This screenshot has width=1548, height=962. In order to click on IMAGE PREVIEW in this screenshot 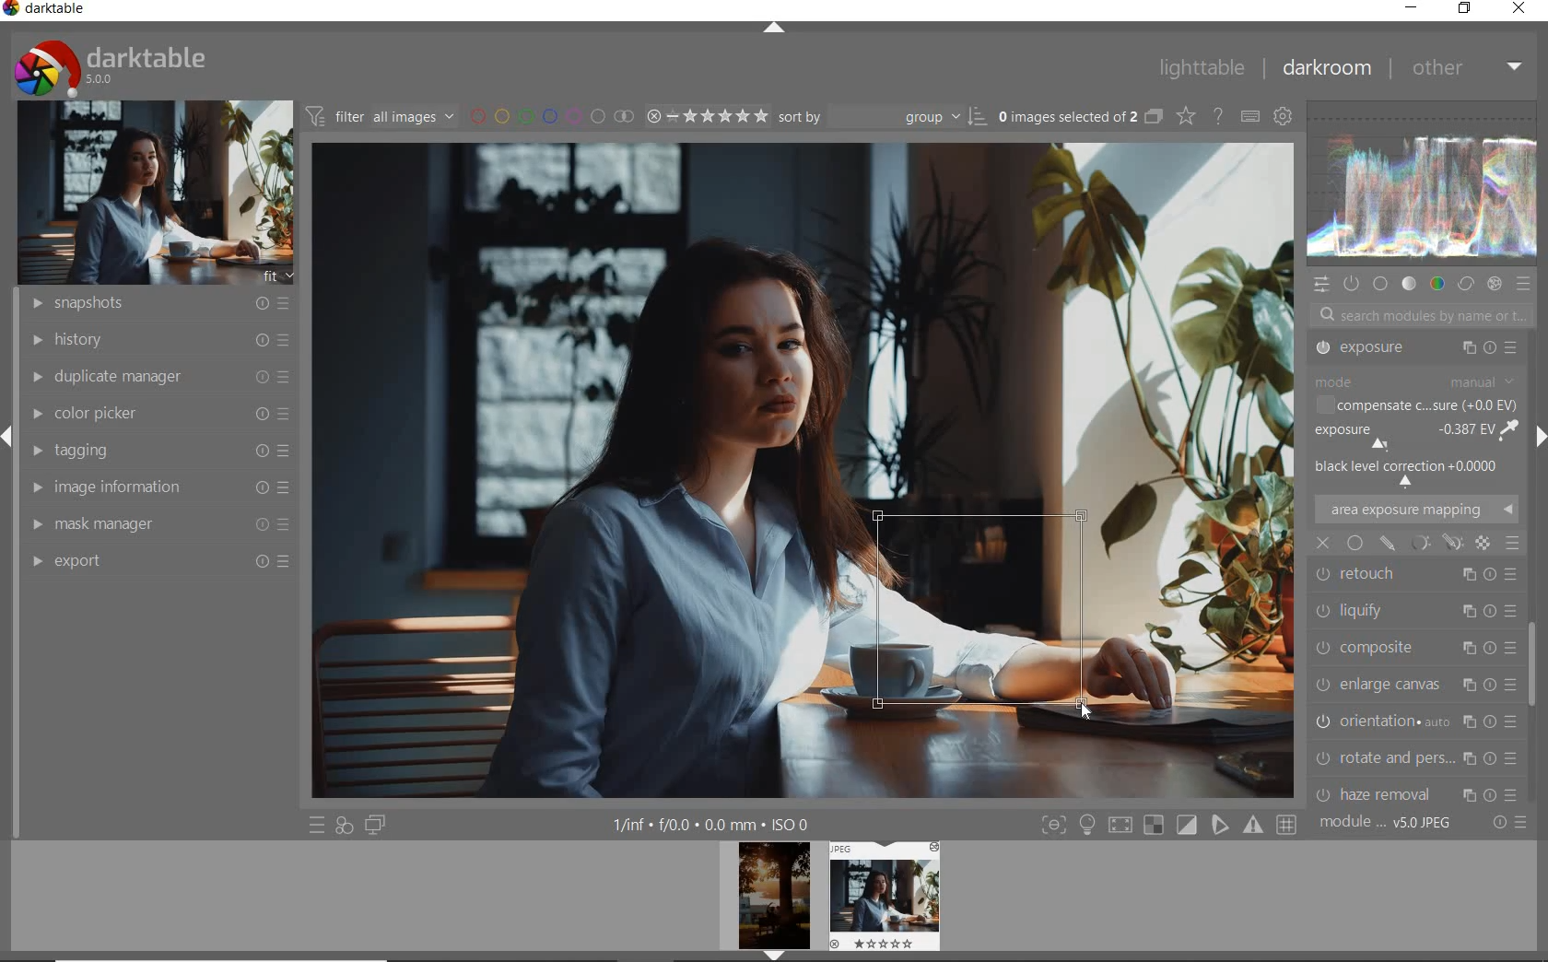, I will do `click(883, 896)`.